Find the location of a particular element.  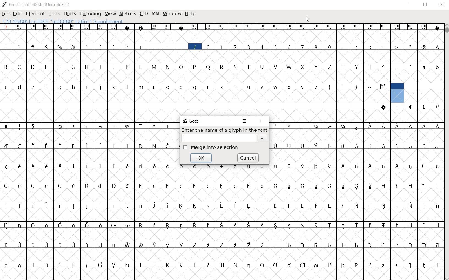

Symbol is located at coordinates (75, 146).